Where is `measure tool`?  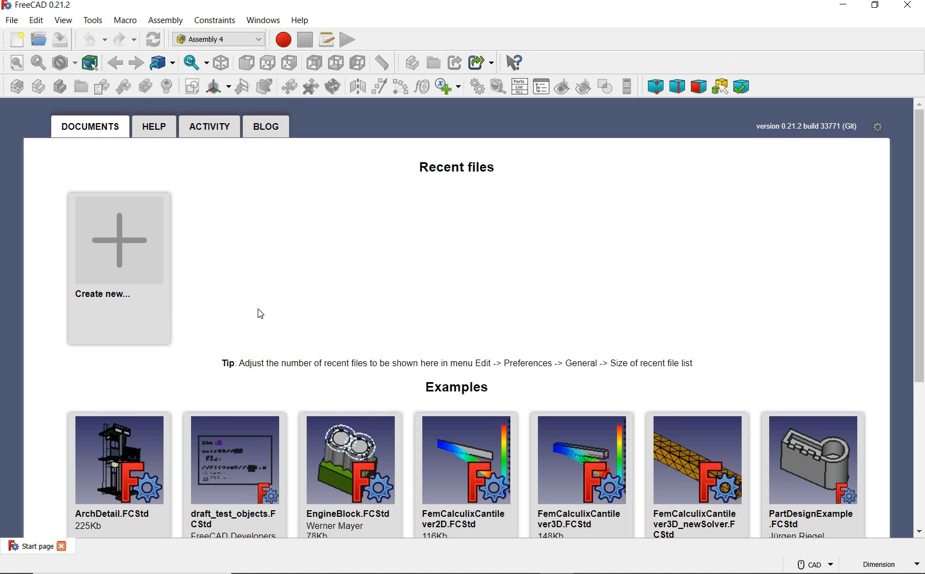
measure tool is located at coordinates (498, 87).